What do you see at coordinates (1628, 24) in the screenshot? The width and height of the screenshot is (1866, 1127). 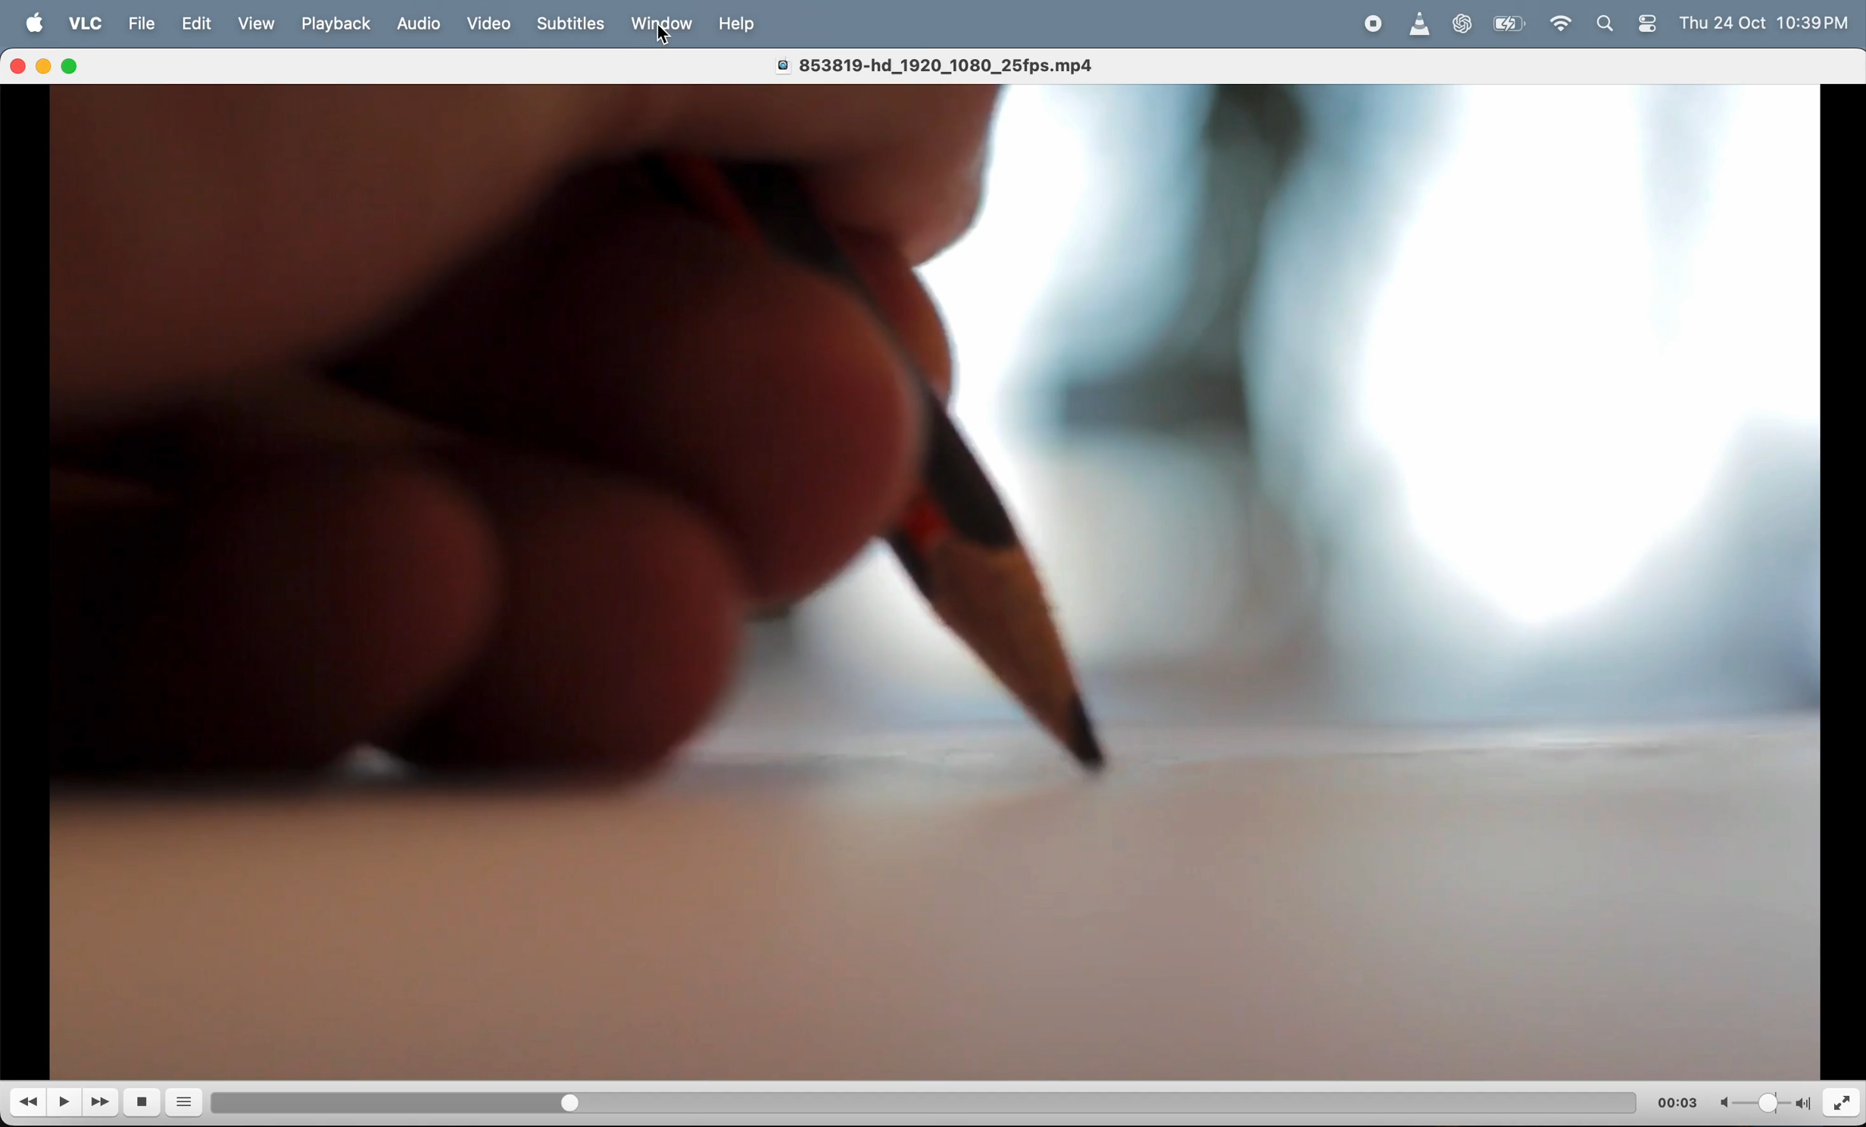 I see `apple widgets` at bounding box center [1628, 24].